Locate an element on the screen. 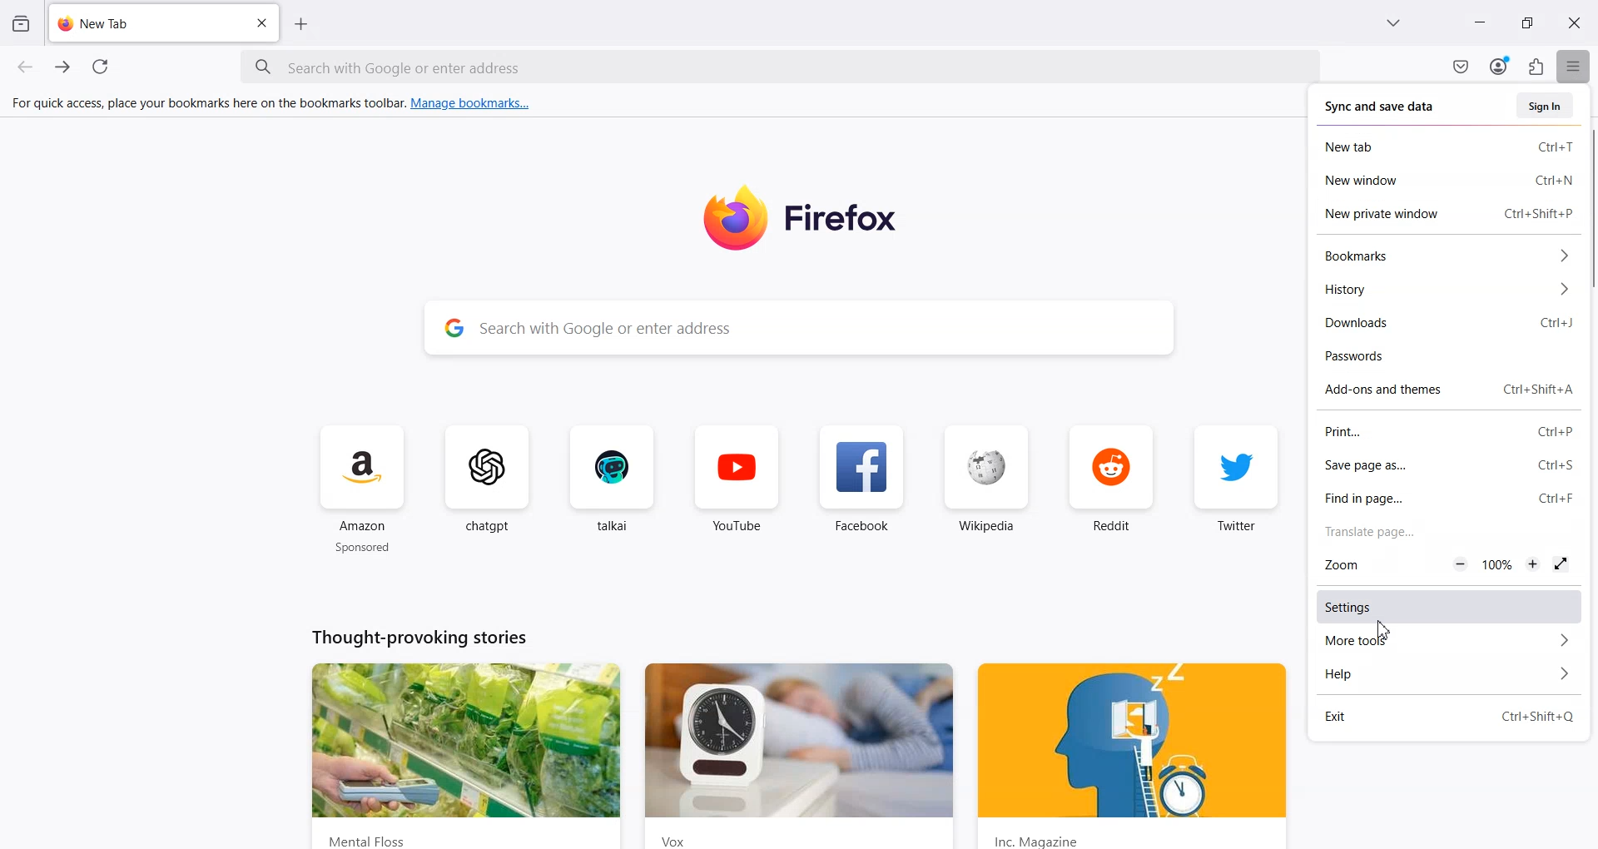 Image resolution: width=1598 pixels, height=849 pixels. Search bar is located at coordinates (798, 325).